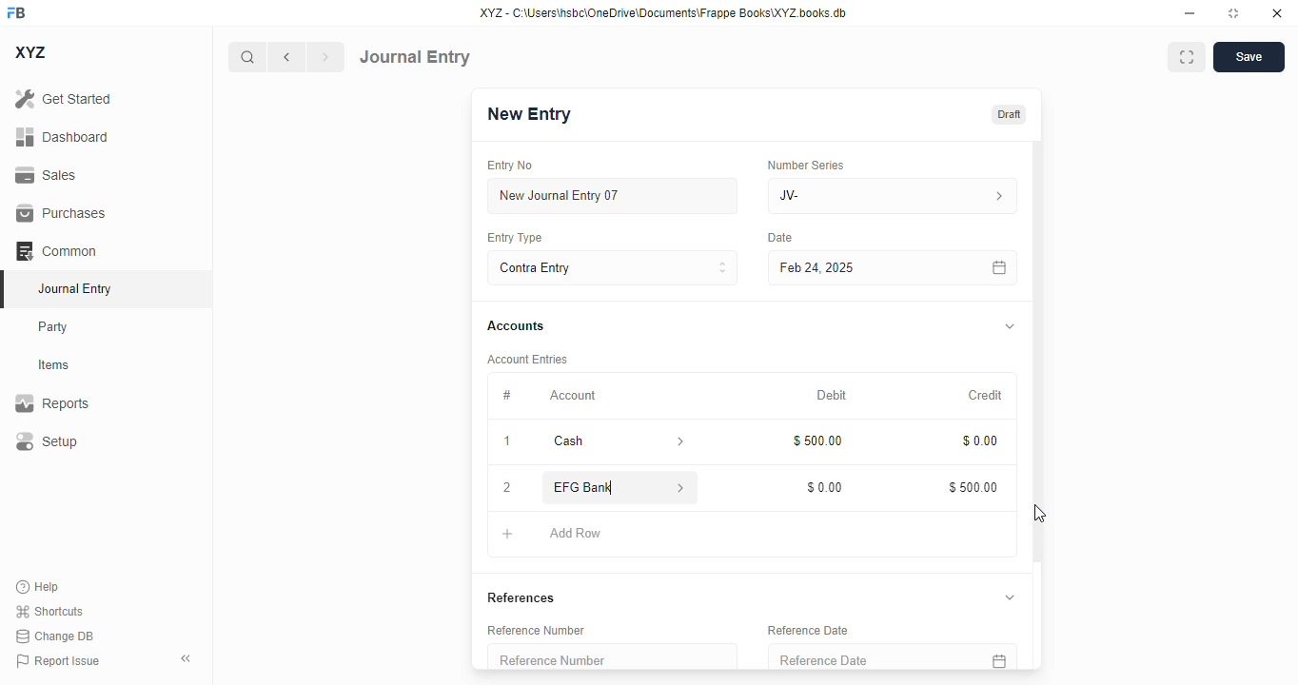 The image size is (1298, 685). I want to click on 2, so click(507, 488).